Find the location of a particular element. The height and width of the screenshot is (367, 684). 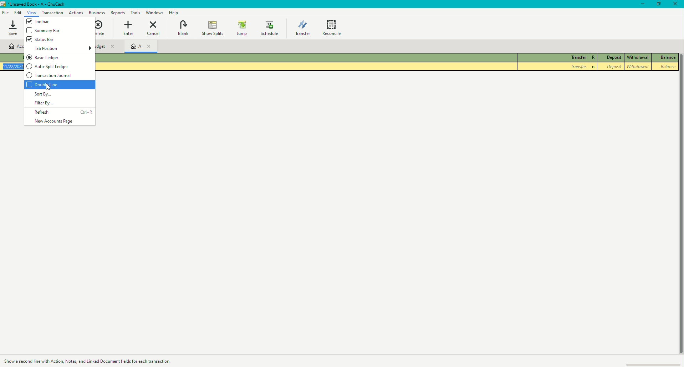

Windows is located at coordinates (155, 13).